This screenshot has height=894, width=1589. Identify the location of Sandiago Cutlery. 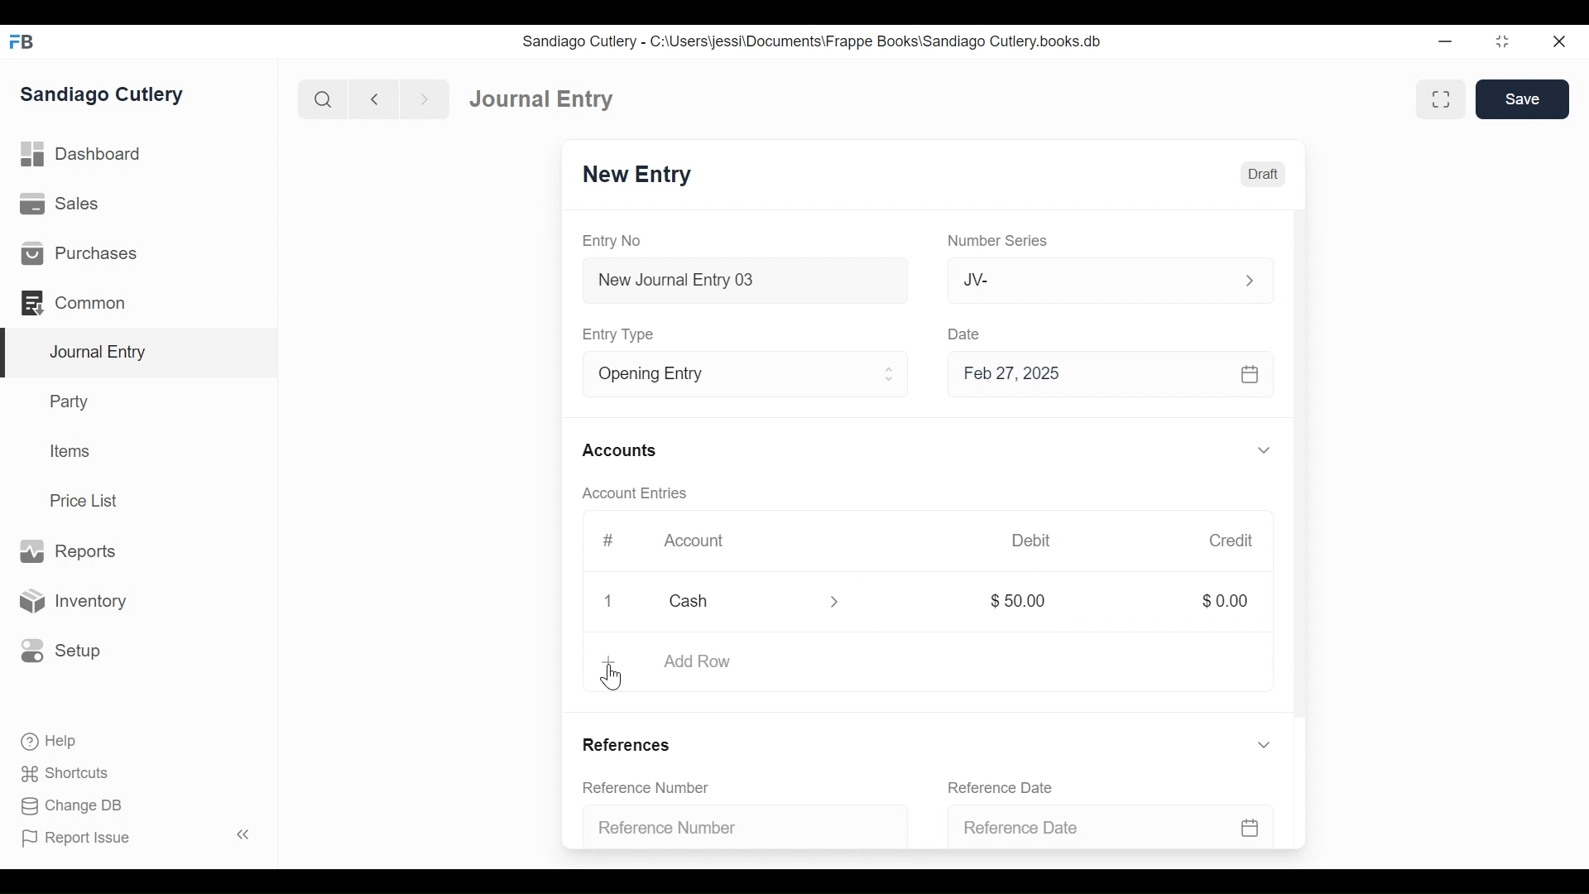
(104, 96).